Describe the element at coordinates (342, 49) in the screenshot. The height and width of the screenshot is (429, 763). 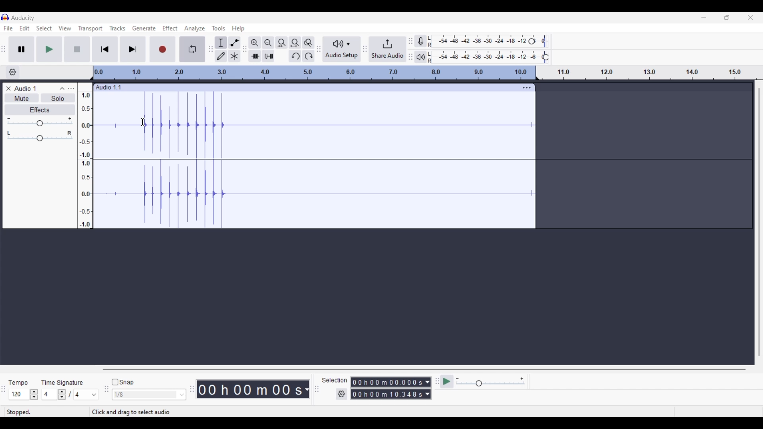
I see `Audio setup` at that location.